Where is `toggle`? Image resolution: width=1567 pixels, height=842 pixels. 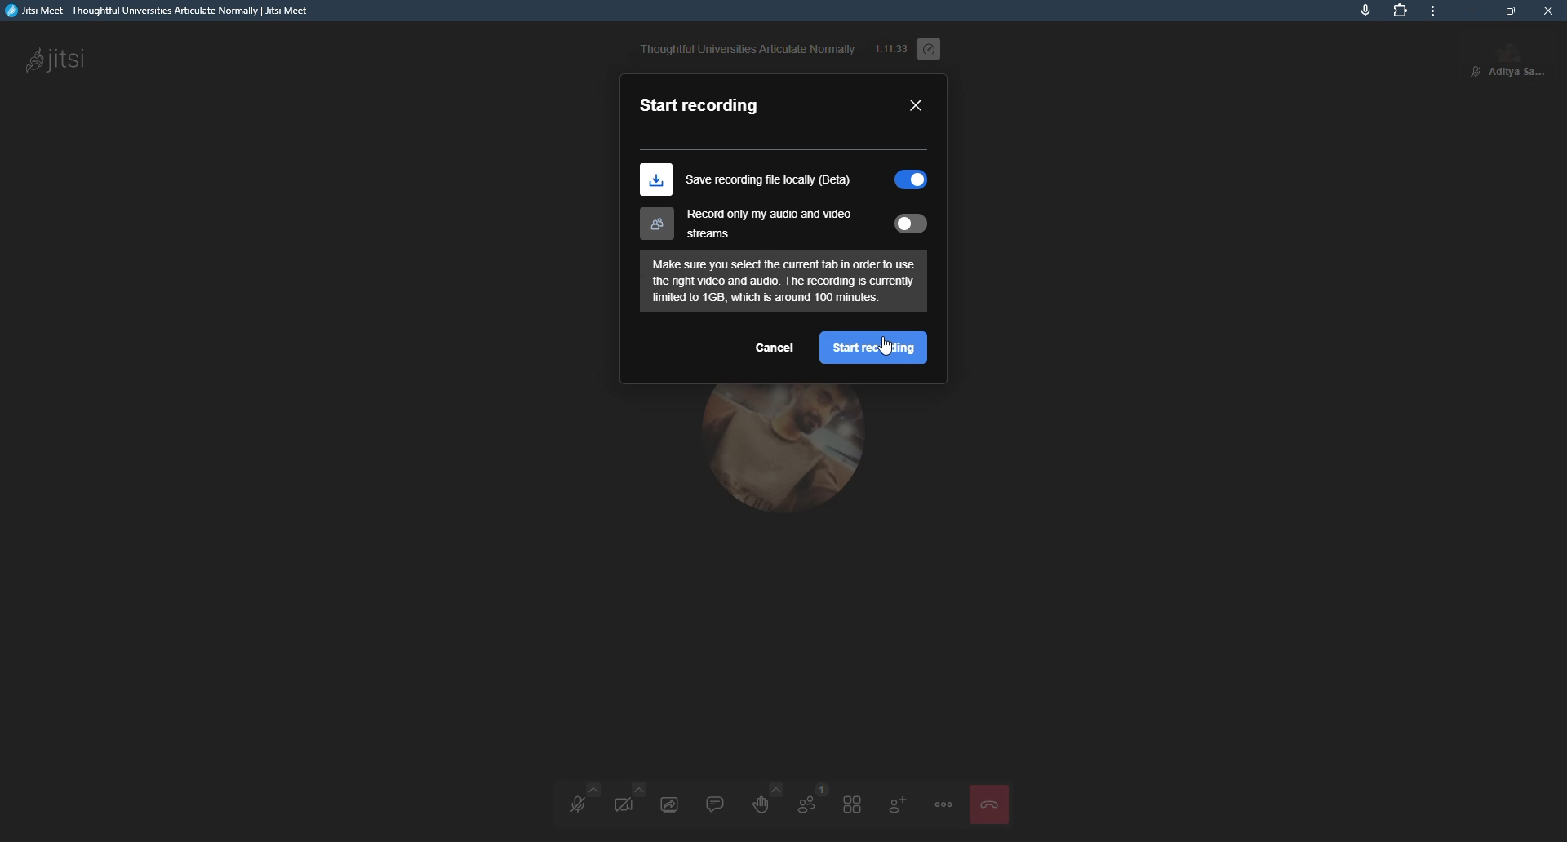
toggle is located at coordinates (910, 224).